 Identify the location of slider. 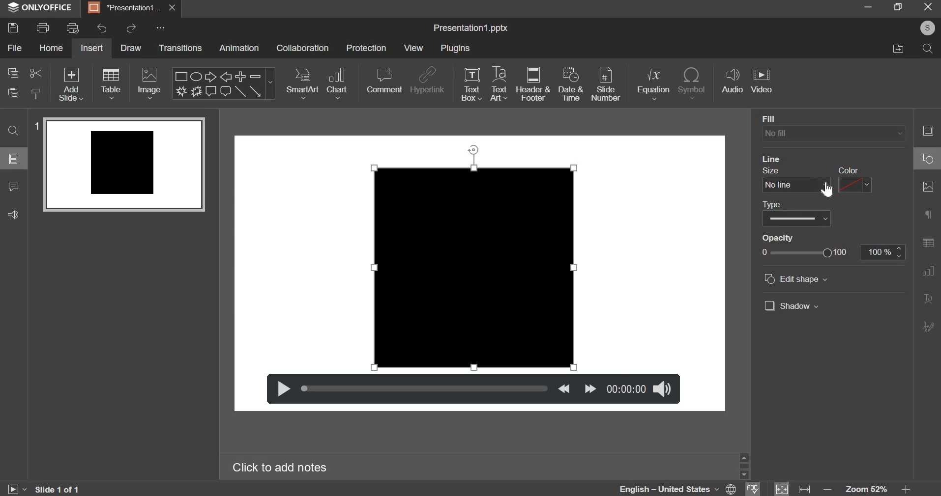
(425, 388).